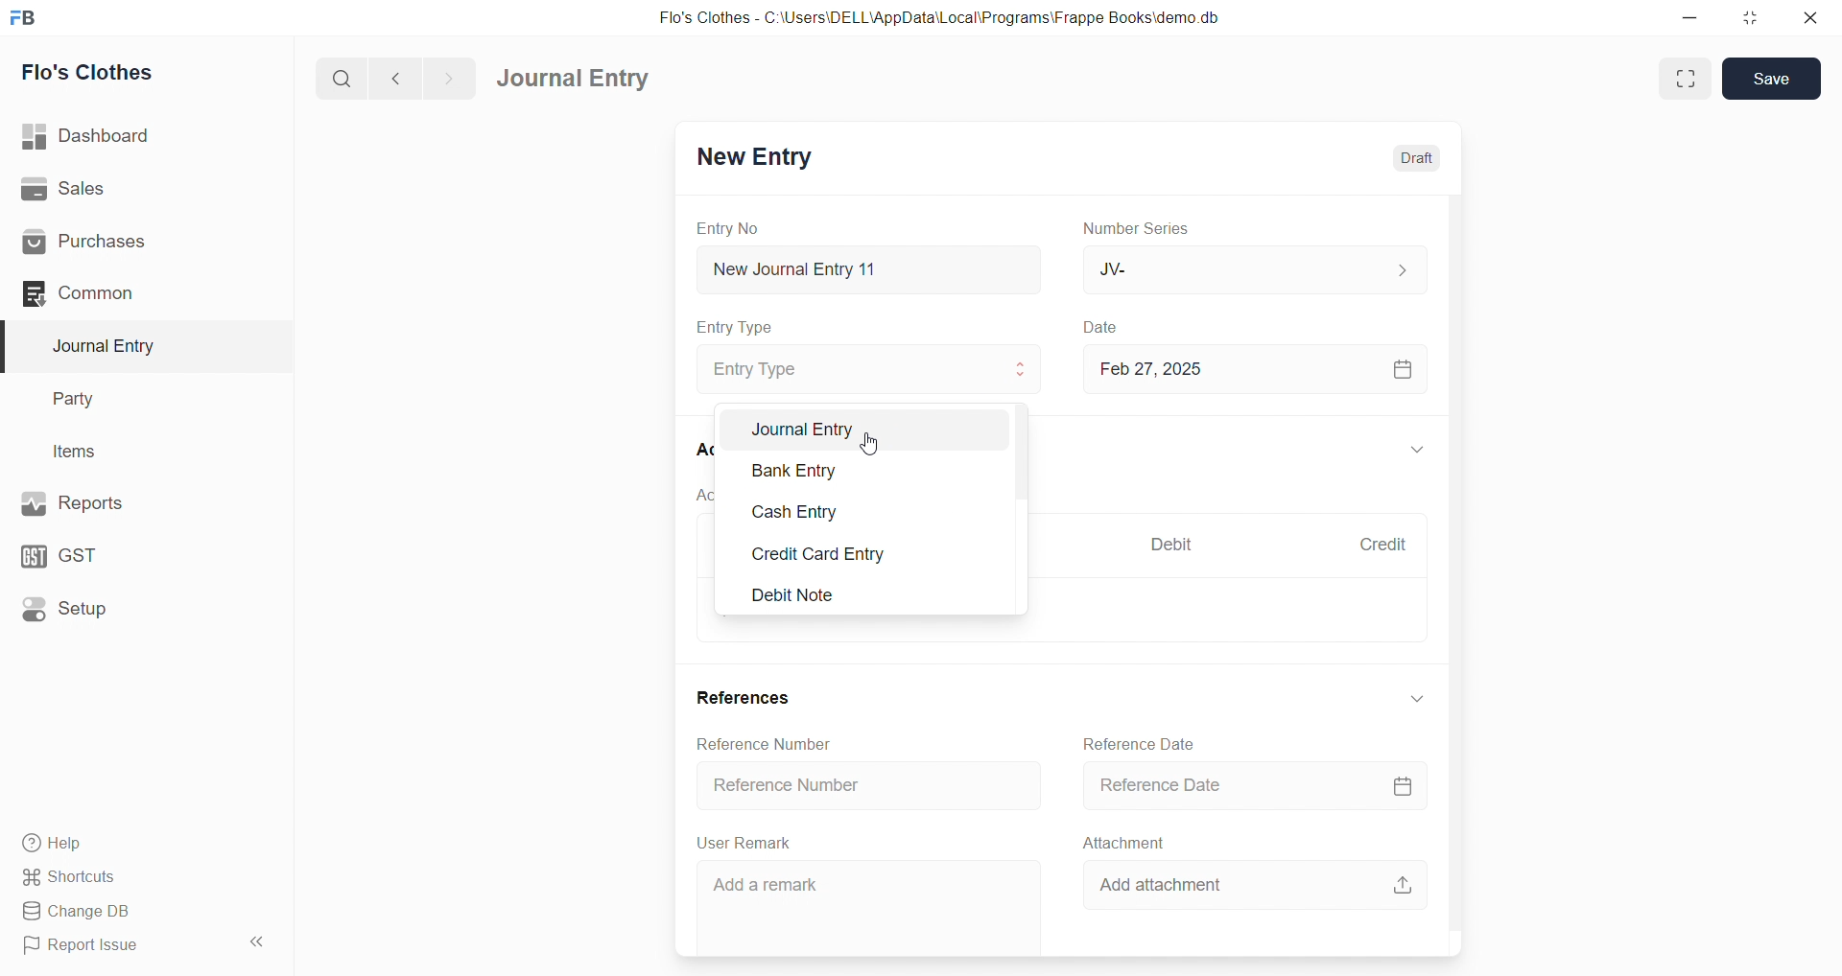 The height and width of the screenshot is (976, 1842). I want to click on Change DB, so click(119, 910).